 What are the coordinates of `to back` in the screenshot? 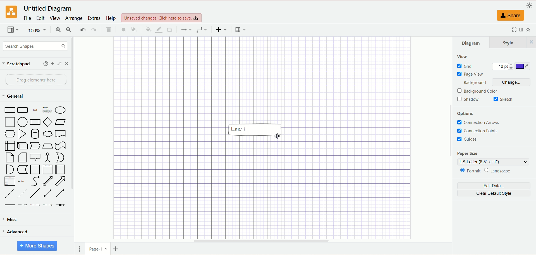 It's located at (134, 30).